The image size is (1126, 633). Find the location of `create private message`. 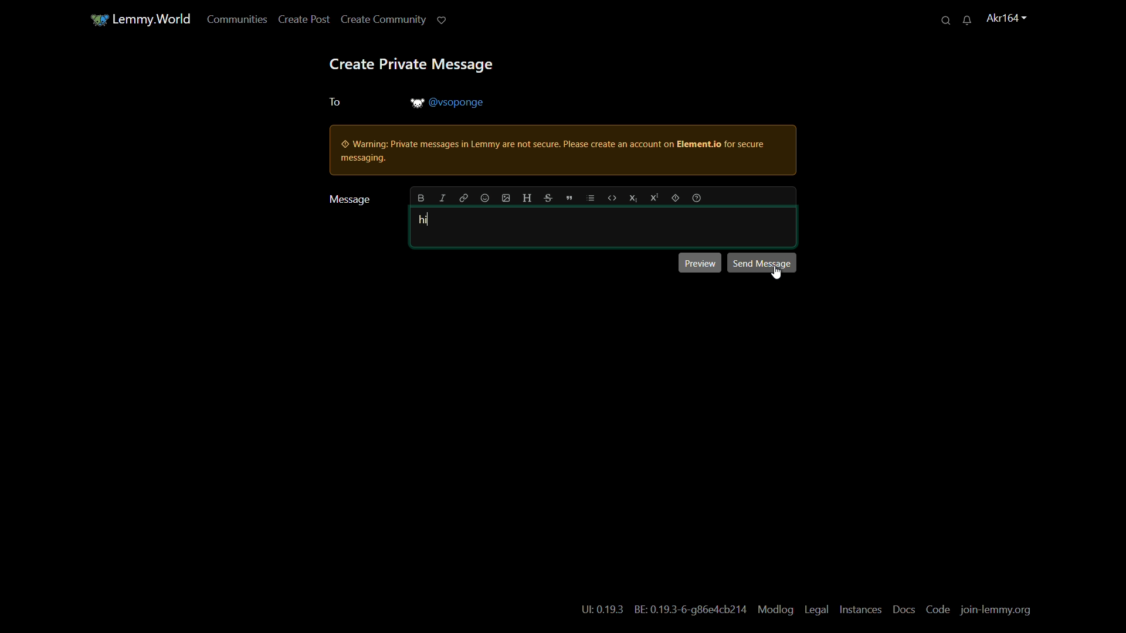

create private message is located at coordinates (411, 66).